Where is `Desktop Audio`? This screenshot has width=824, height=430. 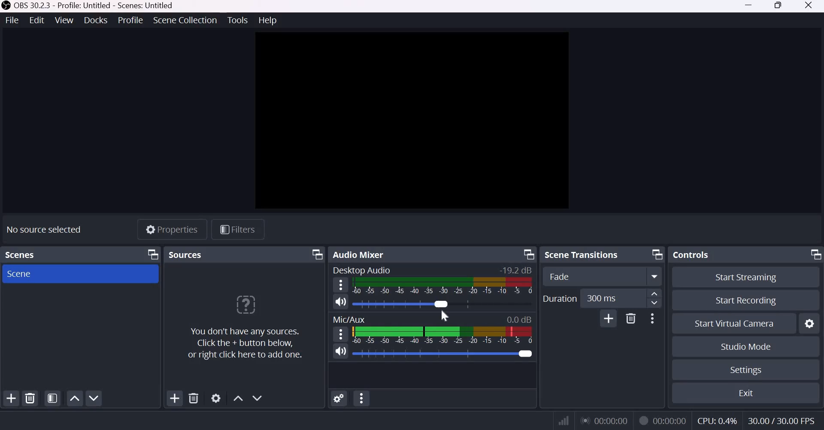 Desktop Audio is located at coordinates (363, 271).